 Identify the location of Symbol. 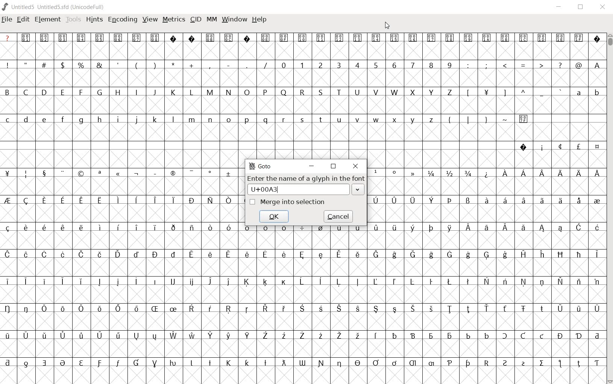
(358, 229).